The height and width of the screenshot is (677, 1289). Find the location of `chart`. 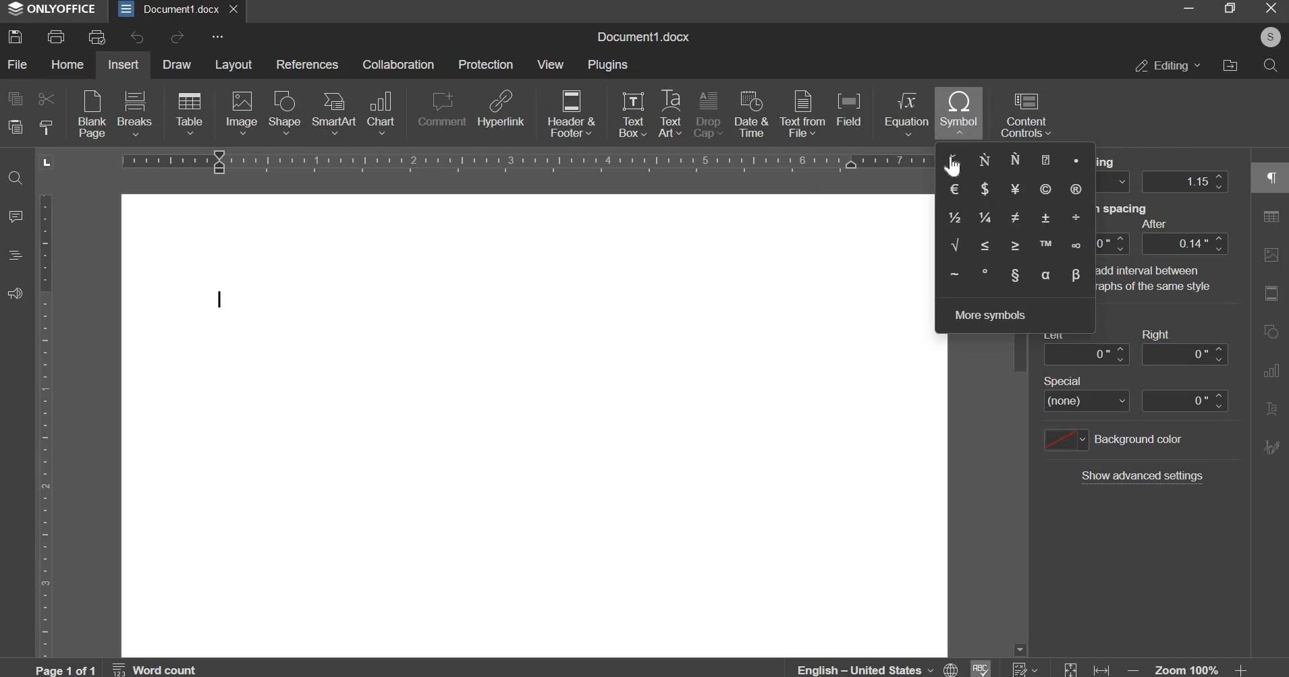

chart is located at coordinates (381, 113).